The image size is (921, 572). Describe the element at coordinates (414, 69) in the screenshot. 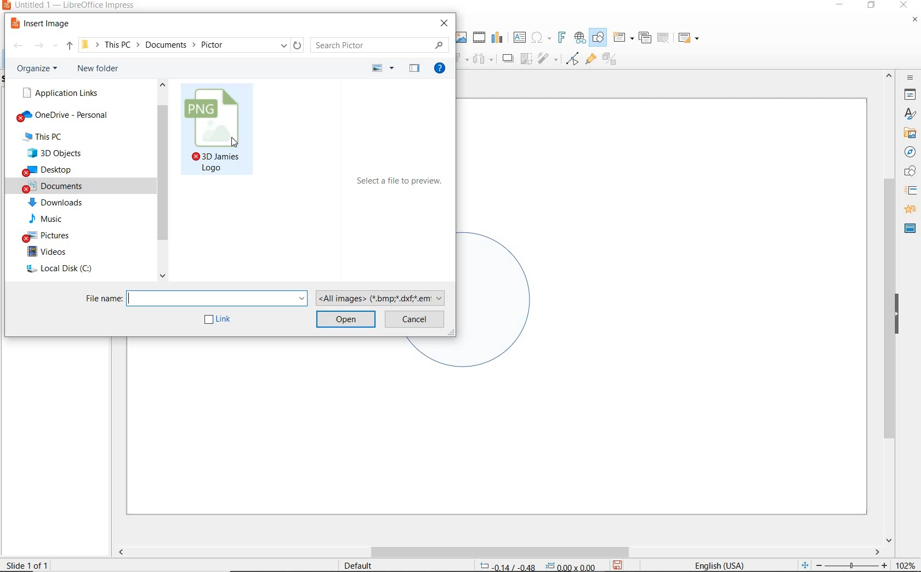

I see `hide the preview pane` at that location.